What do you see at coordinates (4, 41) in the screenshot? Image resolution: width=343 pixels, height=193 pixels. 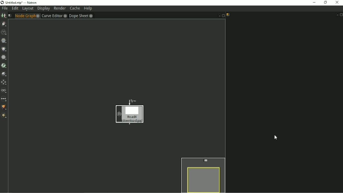 I see `Channel` at bounding box center [4, 41].